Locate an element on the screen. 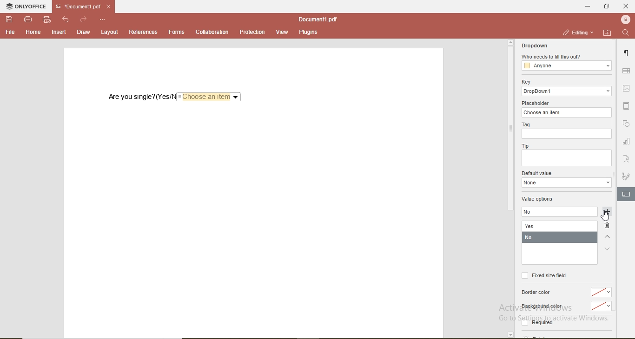 The height and width of the screenshot is (339, 635). view is located at coordinates (282, 32).